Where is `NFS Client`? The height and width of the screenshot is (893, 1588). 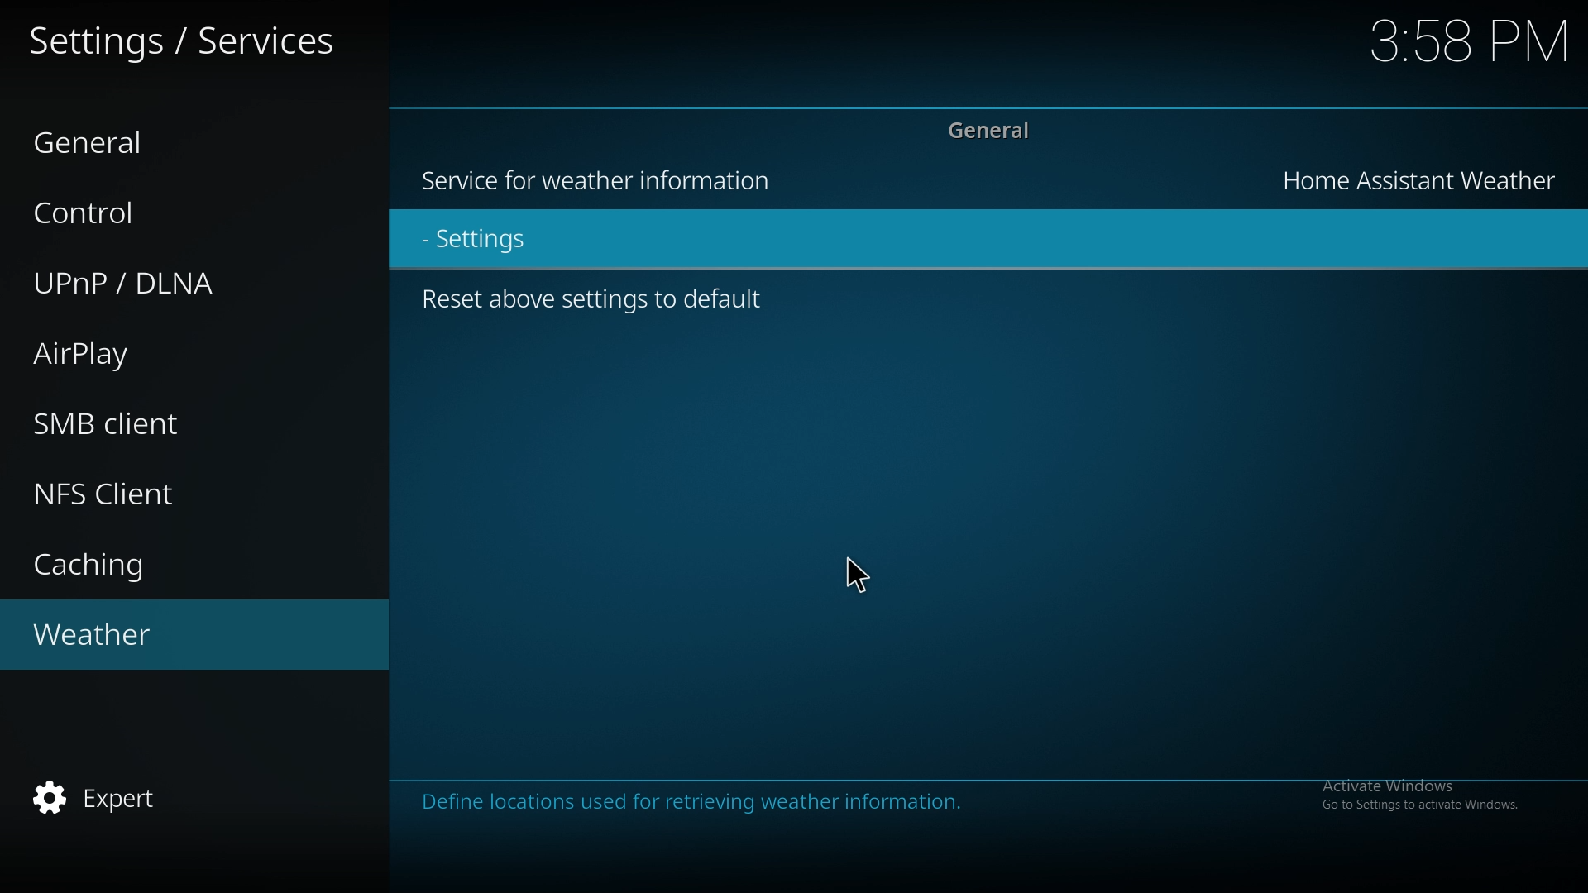 NFS Client is located at coordinates (116, 499).